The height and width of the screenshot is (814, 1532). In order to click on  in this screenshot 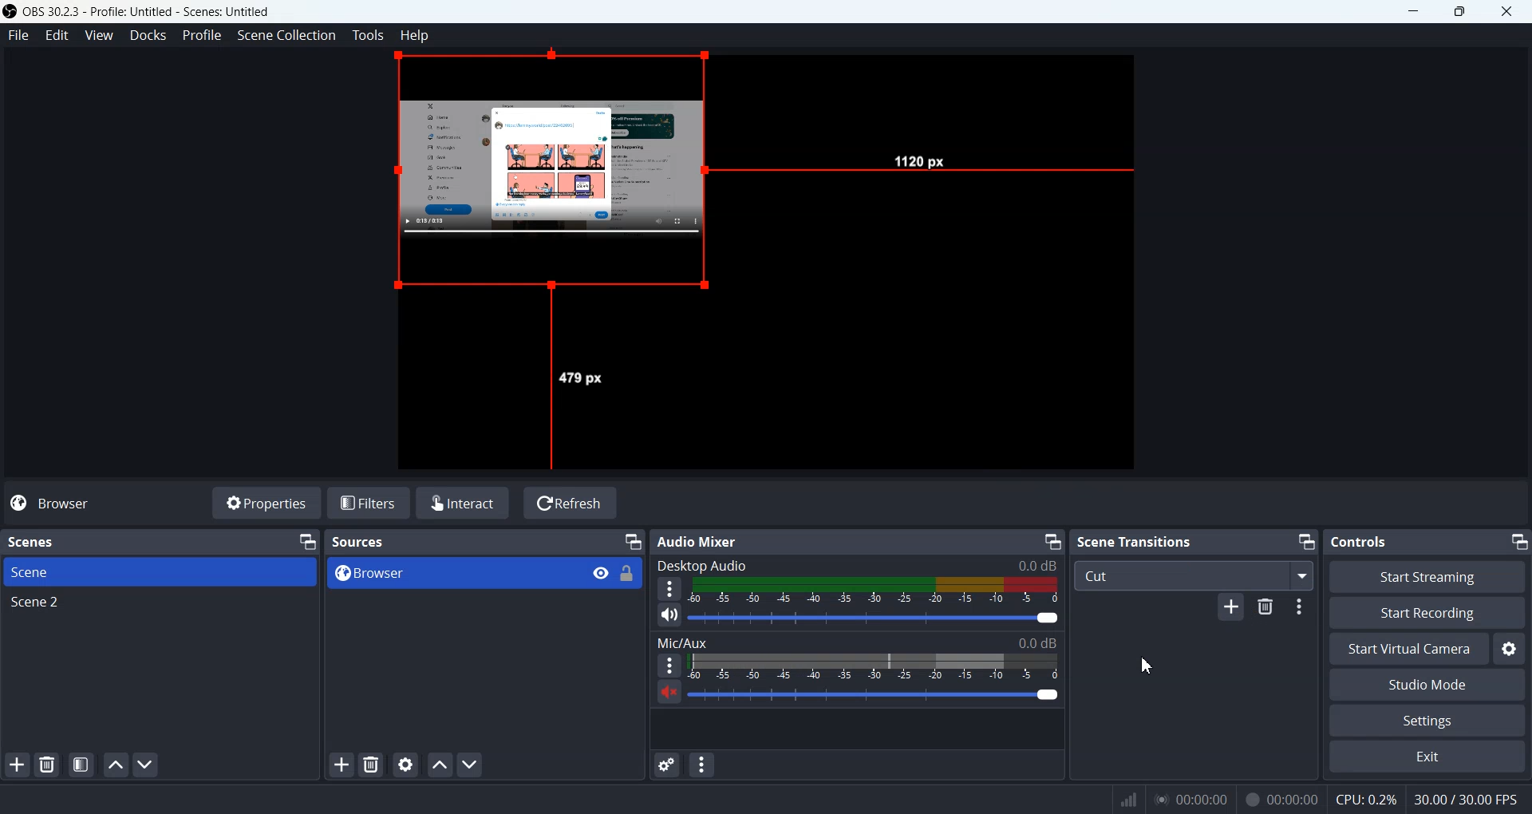, I will do `click(1366, 800)`.